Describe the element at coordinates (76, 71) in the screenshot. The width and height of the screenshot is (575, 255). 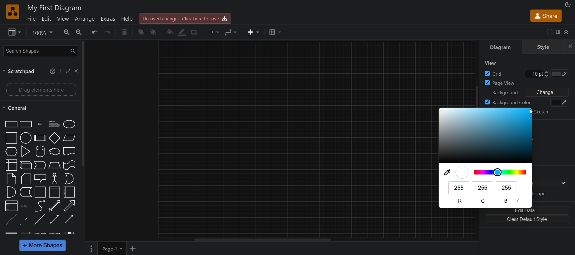
I see `close` at that location.